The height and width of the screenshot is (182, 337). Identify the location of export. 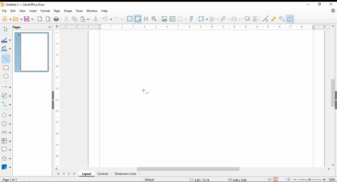
(40, 19).